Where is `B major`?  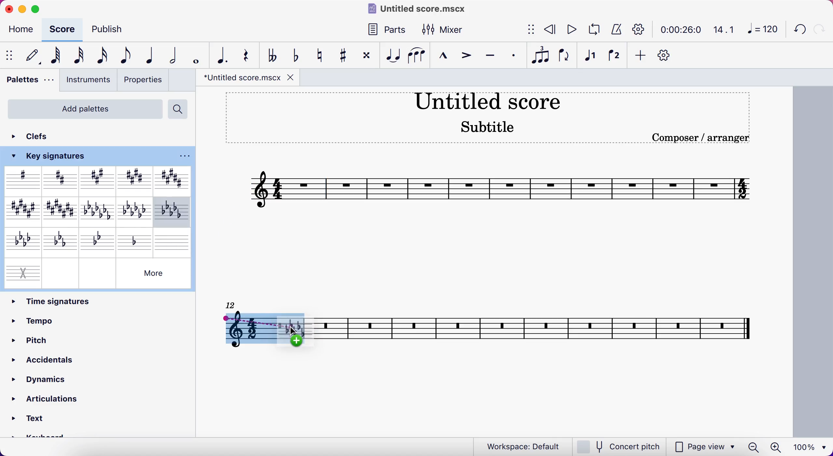 B major is located at coordinates (171, 178).